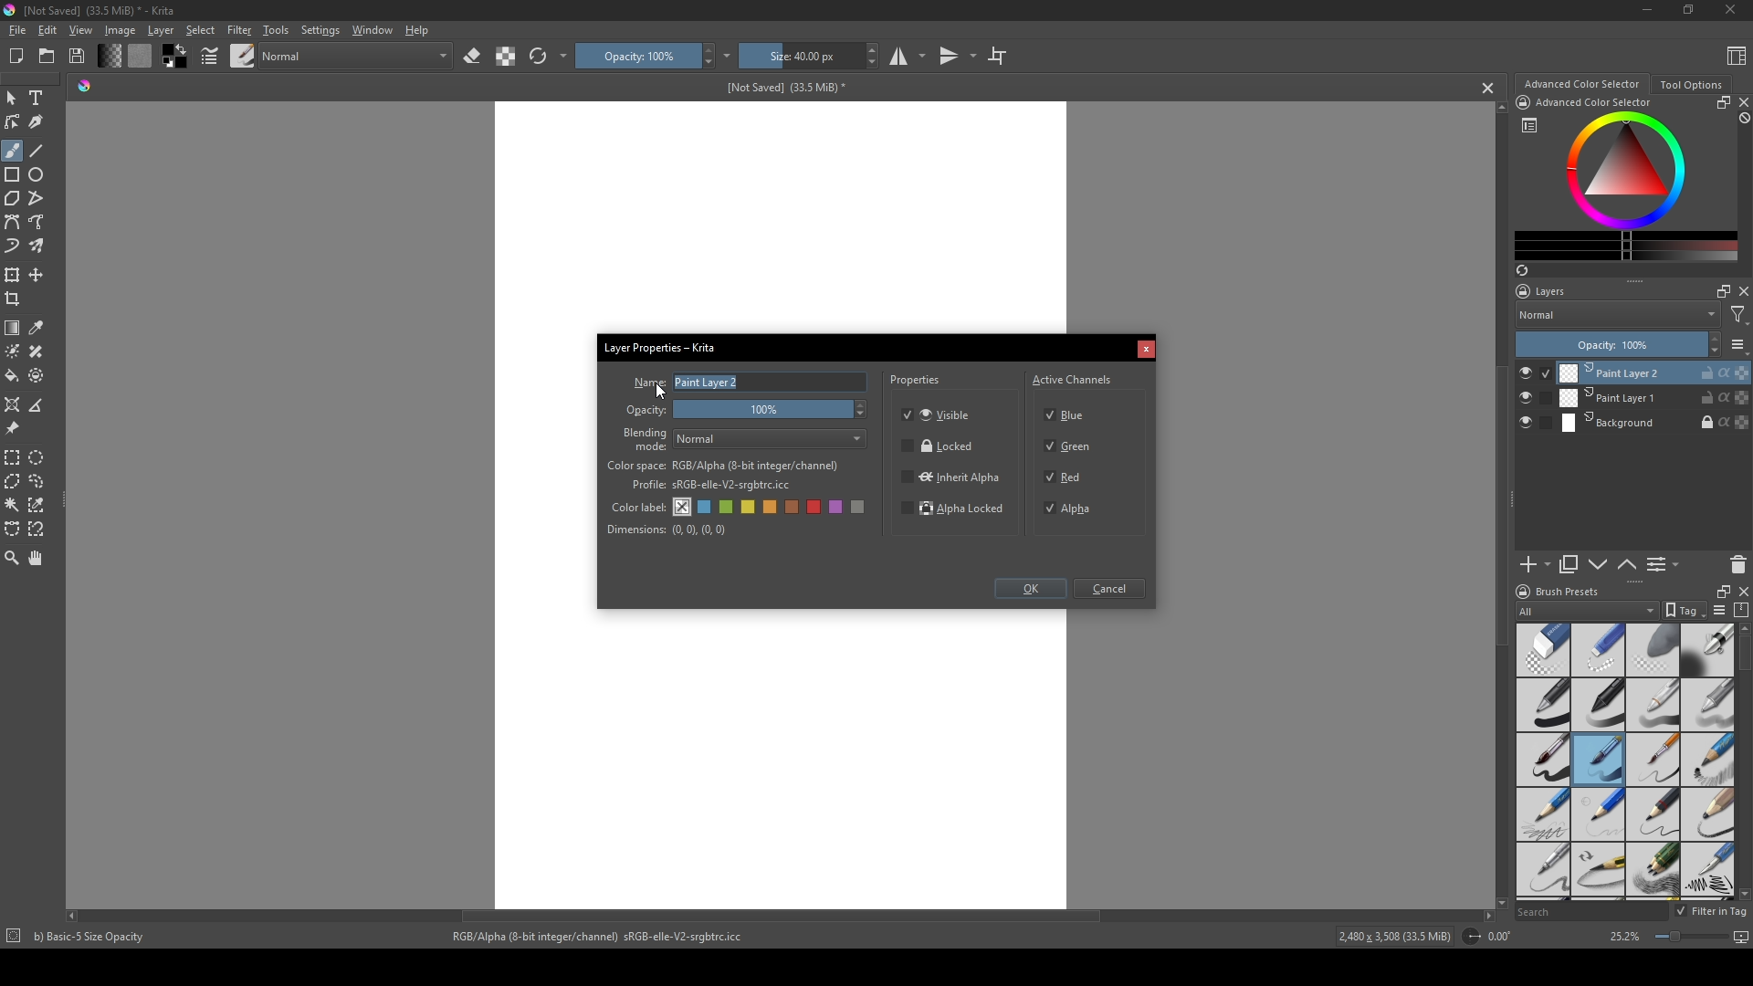  I want to click on check button, so click(1535, 398).